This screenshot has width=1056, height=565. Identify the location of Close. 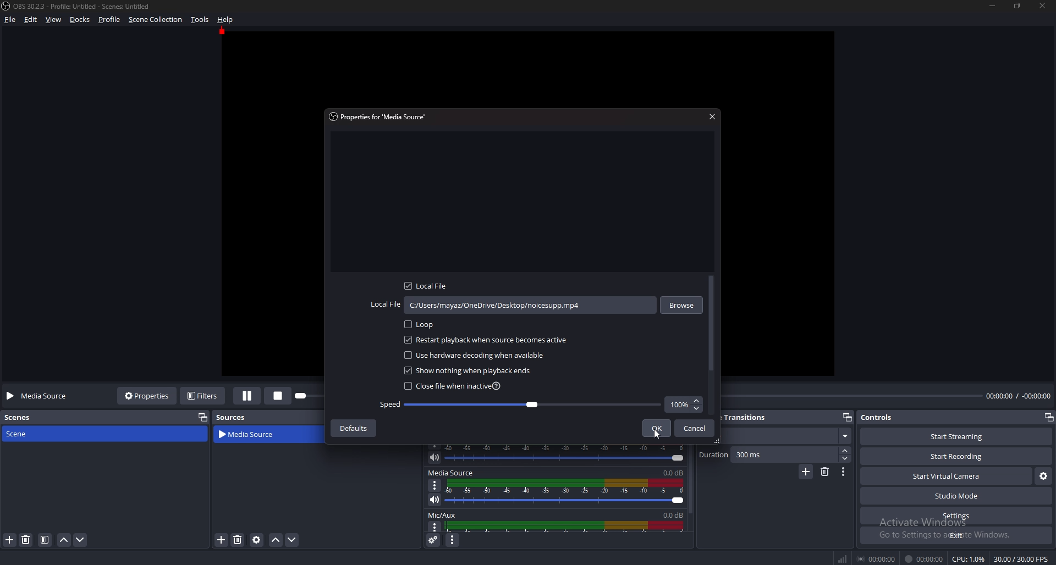
(711, 116).